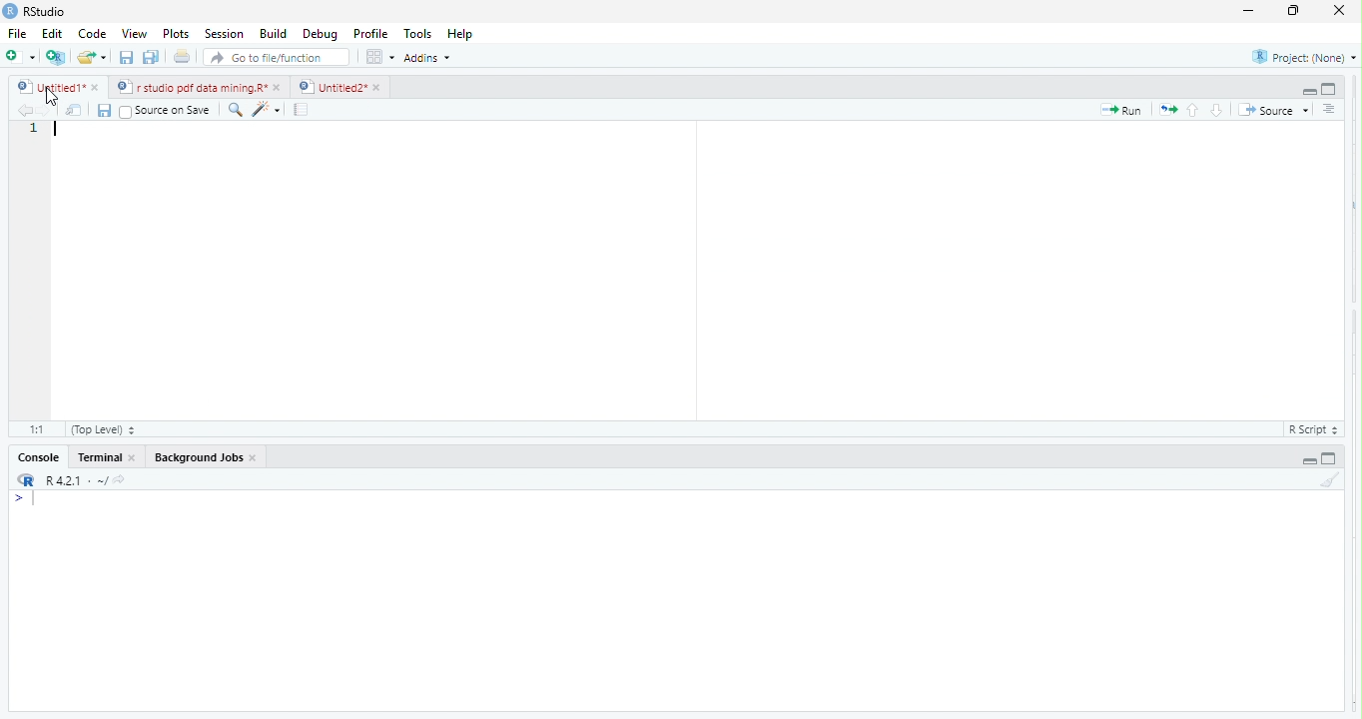  What do you see at coordinates (53, 33) in the screenshot?
I see `Edit` at bounding box center [53, 33].